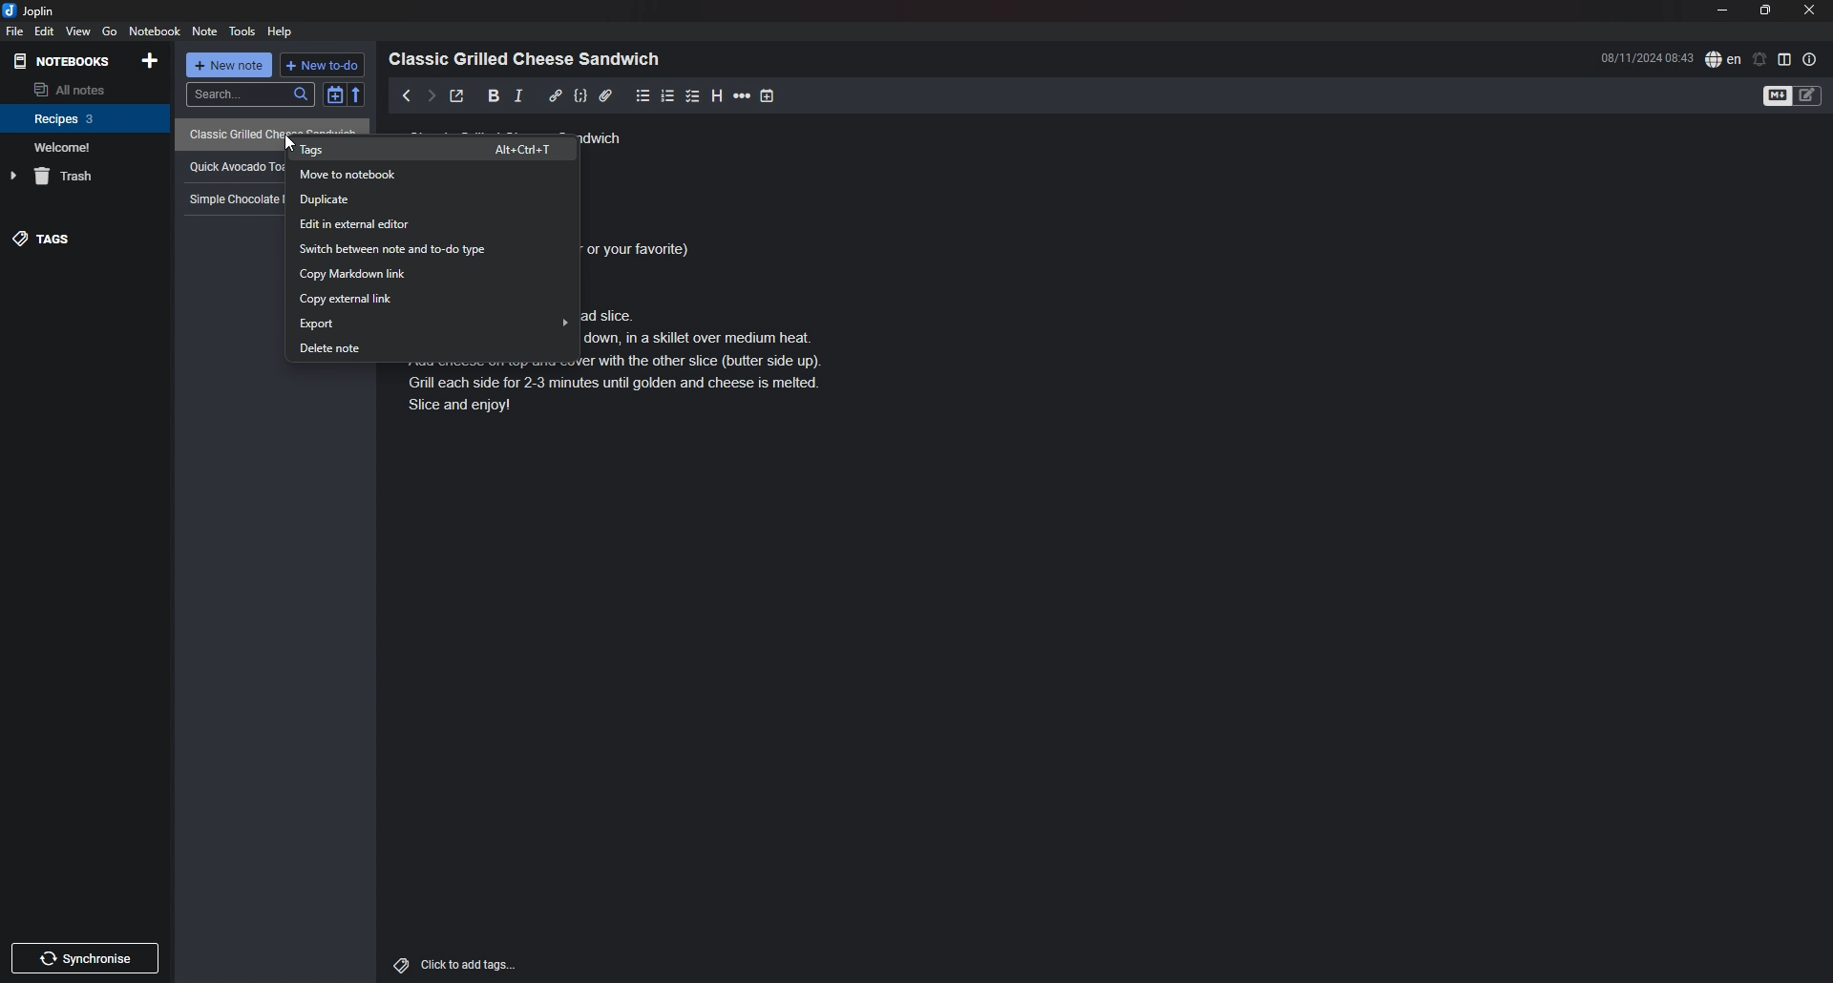  Describe the element at coordinates (530, 59) in the screenshot. I see `heading` at that location.